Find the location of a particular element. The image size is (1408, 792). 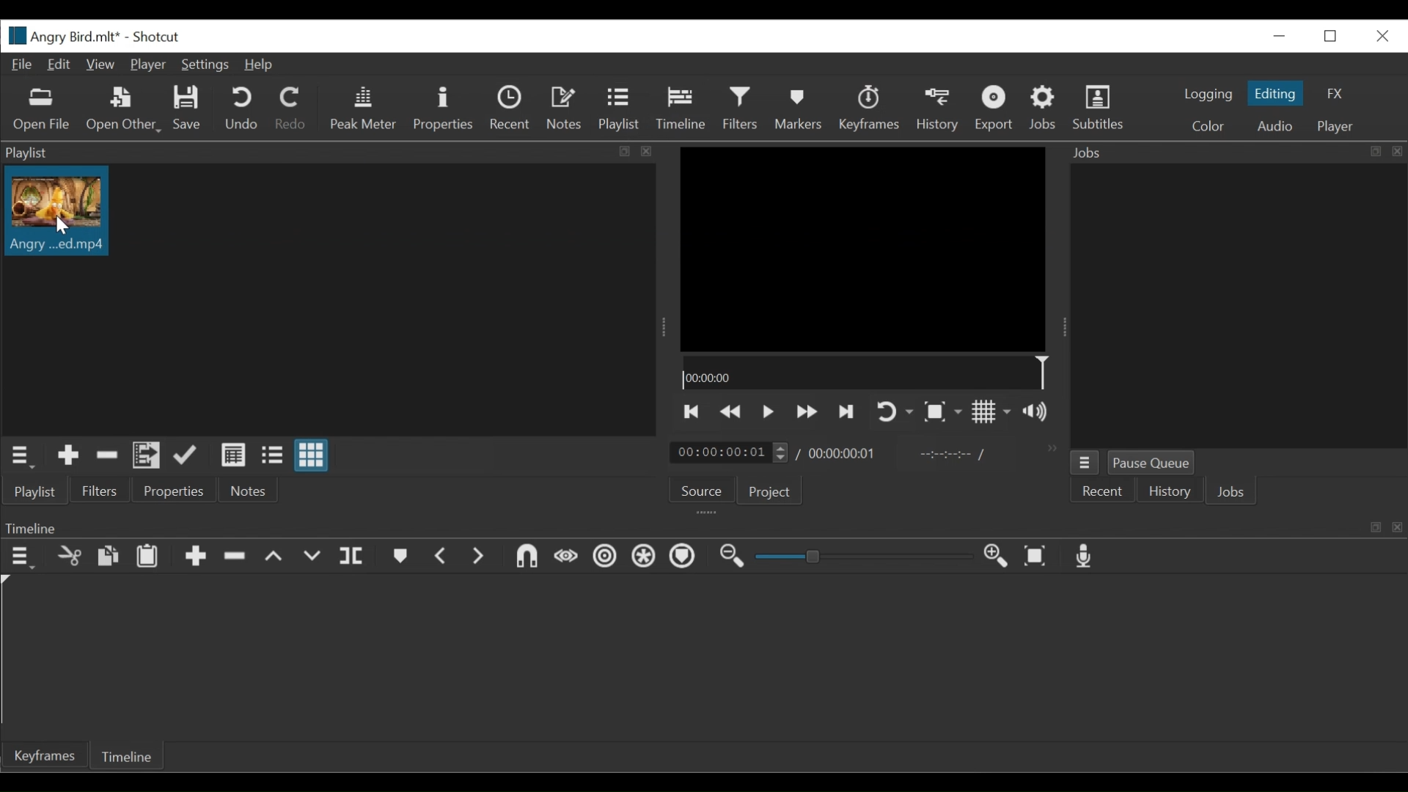

Skip to the next point is located at coordinates (848, 413).